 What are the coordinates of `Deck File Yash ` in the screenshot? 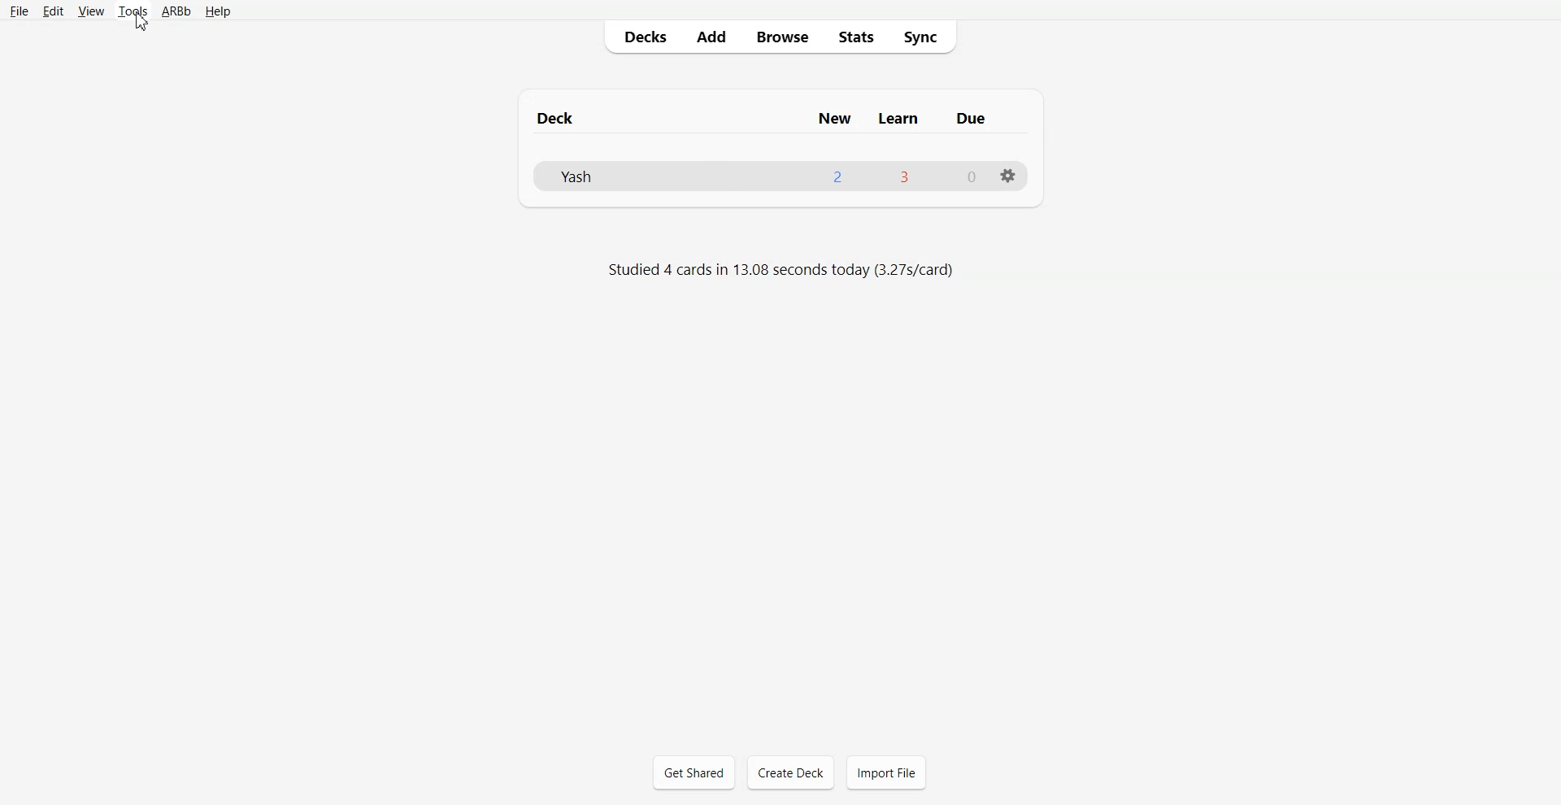 It's located at (779, 176).